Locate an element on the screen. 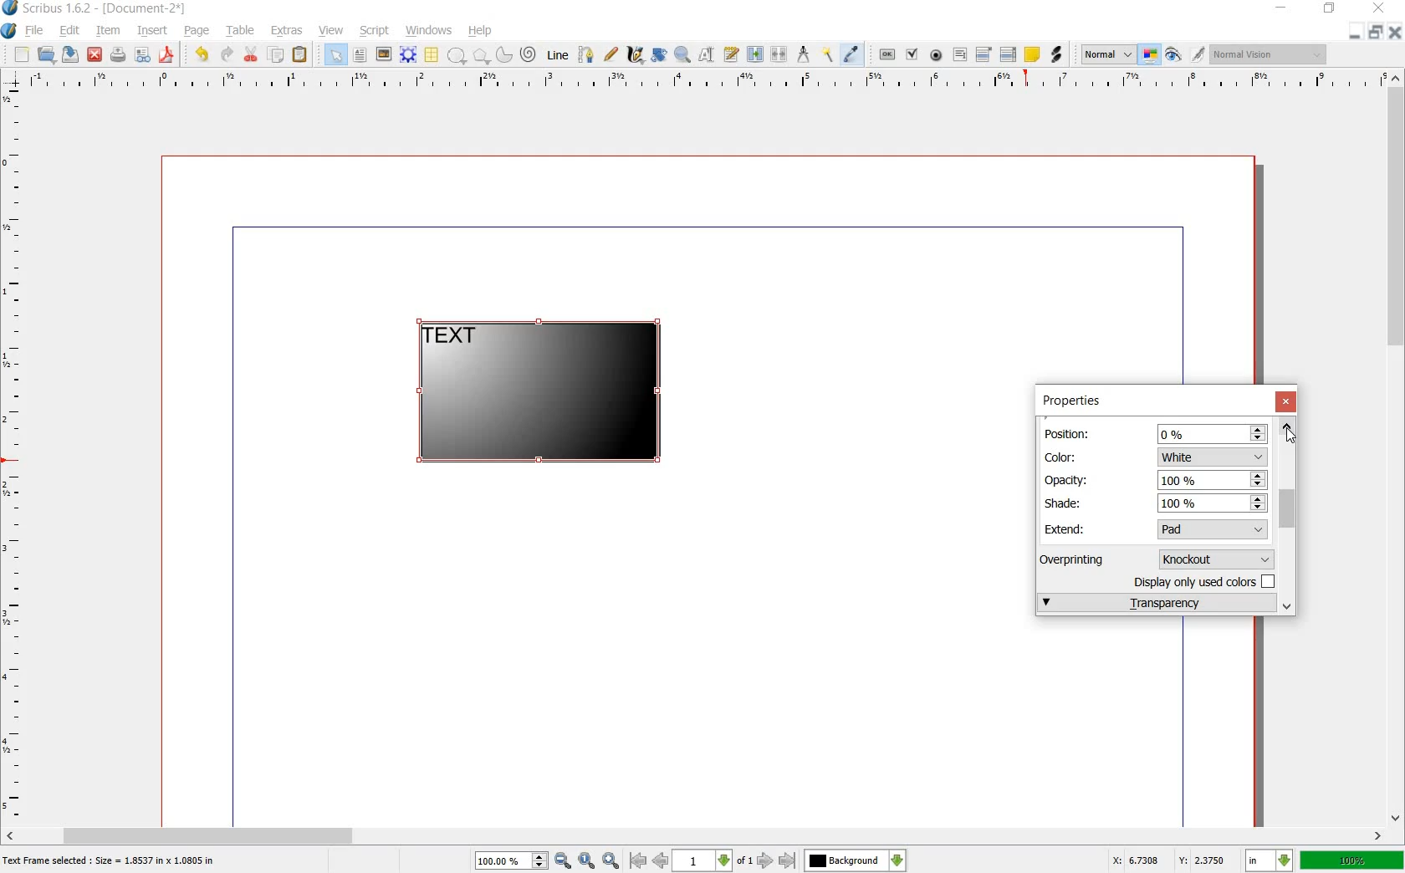 The height and width of the screenshot is (873, 1405). scribus 1.6.2 - [document-2*] is located at coordinates (110, 9).